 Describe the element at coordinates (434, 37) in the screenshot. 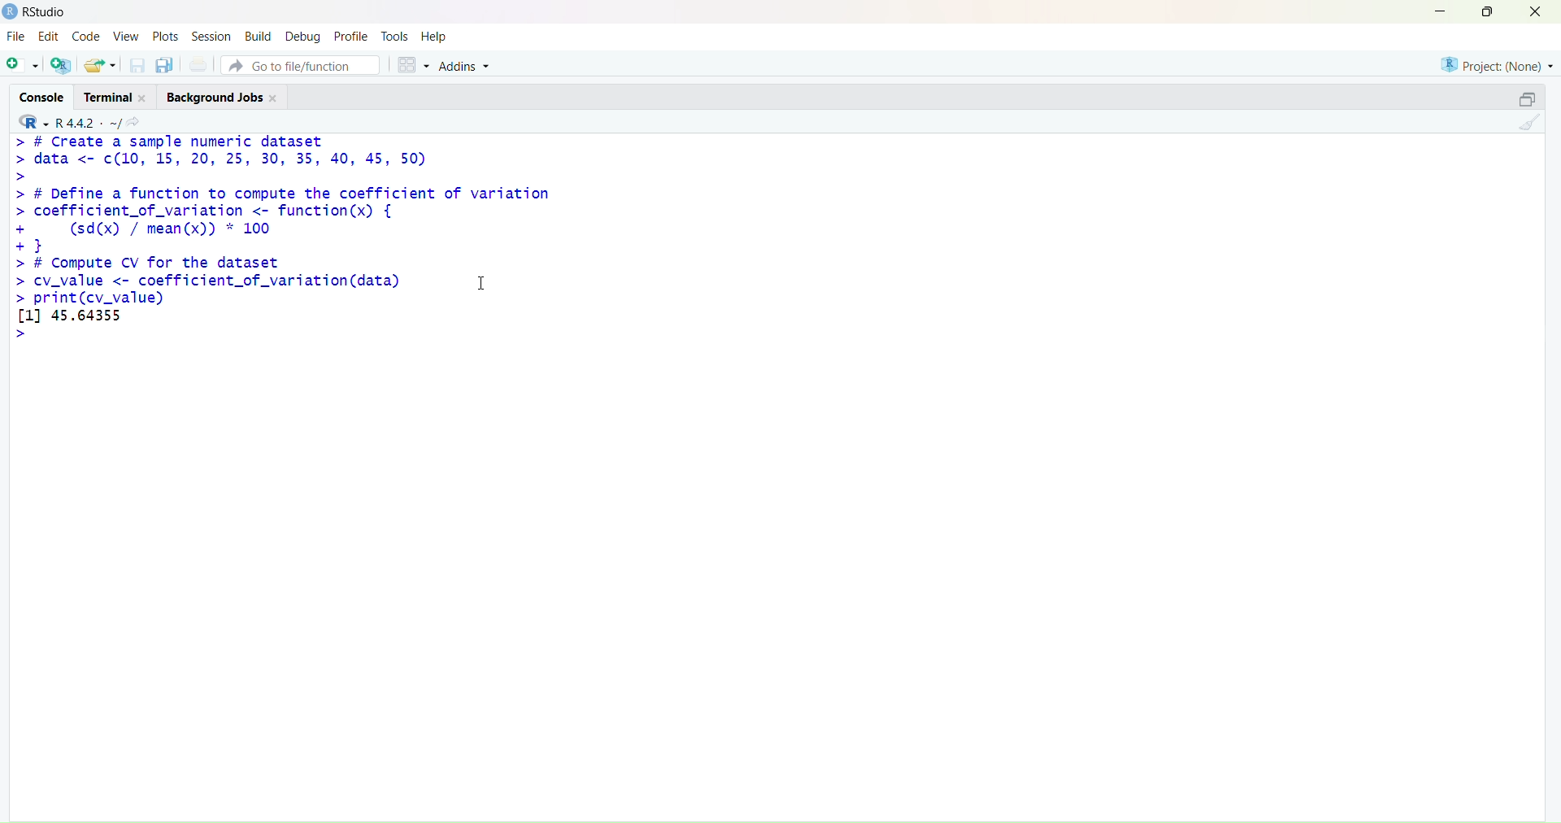

I see `help` at that location.